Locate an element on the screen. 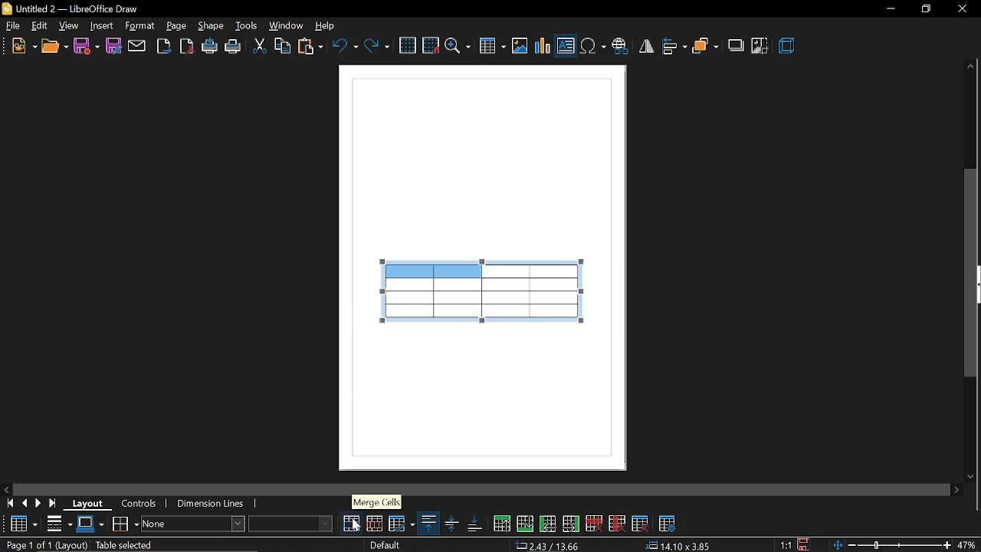 The image size is (981, 552). Move up is located at coordinates (970, 64).